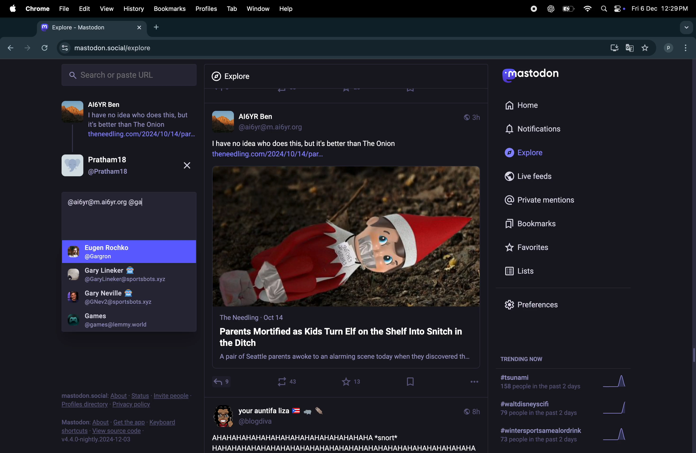 The width and height of the screenshot is (696, 453). Describe the element at coordinates (346, 340) in the screenshot. I see `post box` at that location.